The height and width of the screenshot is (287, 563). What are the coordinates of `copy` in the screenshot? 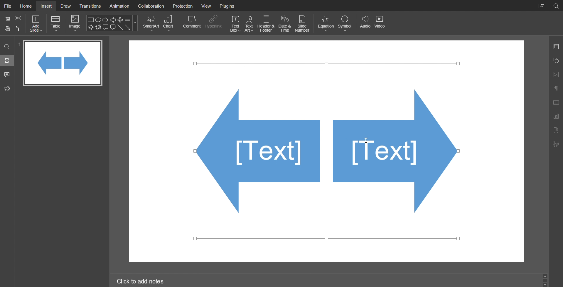 It's located at (6, 18).